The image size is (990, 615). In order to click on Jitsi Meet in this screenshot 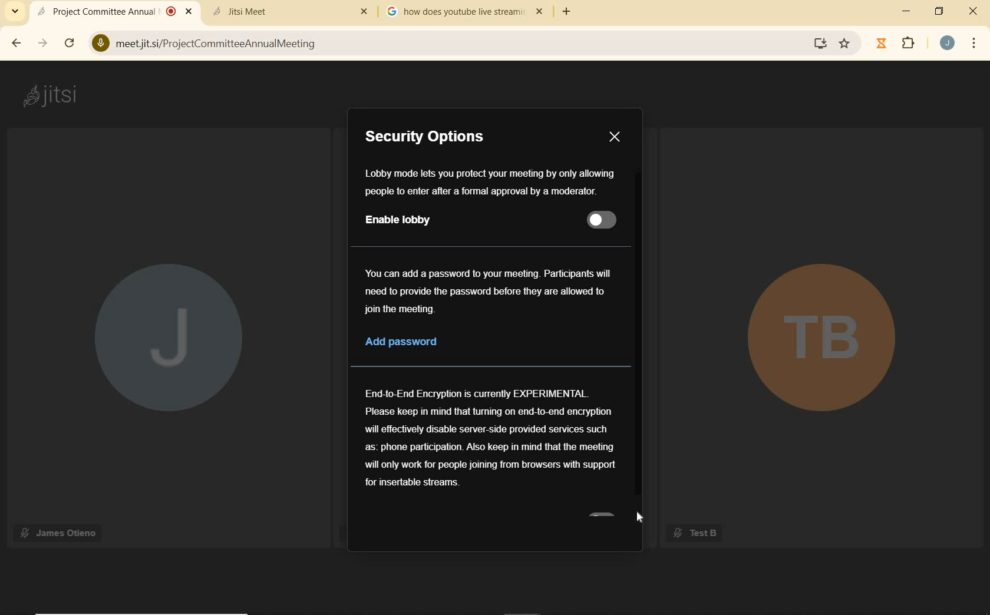, I will do `click(292, 10)`.